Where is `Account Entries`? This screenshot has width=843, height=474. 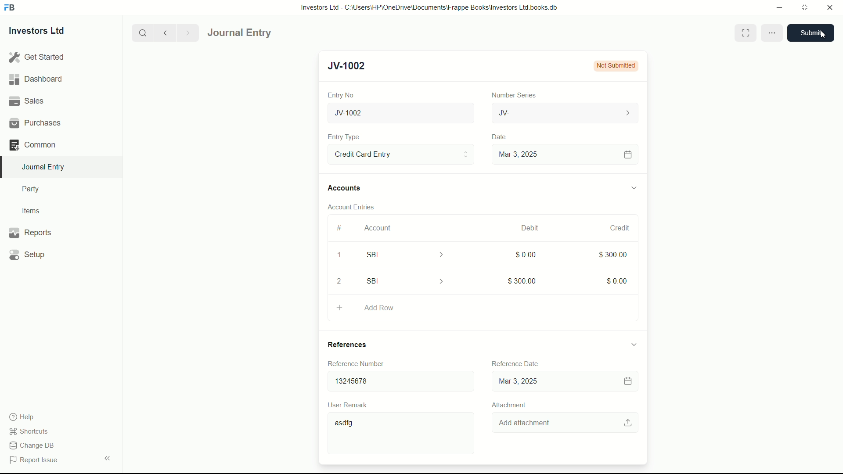
Account Entries is located at coordinates (355, 205).